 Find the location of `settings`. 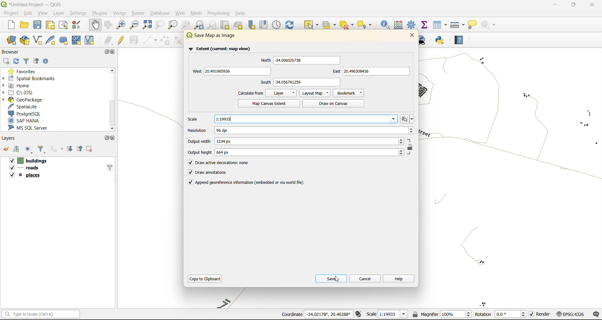

settings is located at coordinates (79, 13).